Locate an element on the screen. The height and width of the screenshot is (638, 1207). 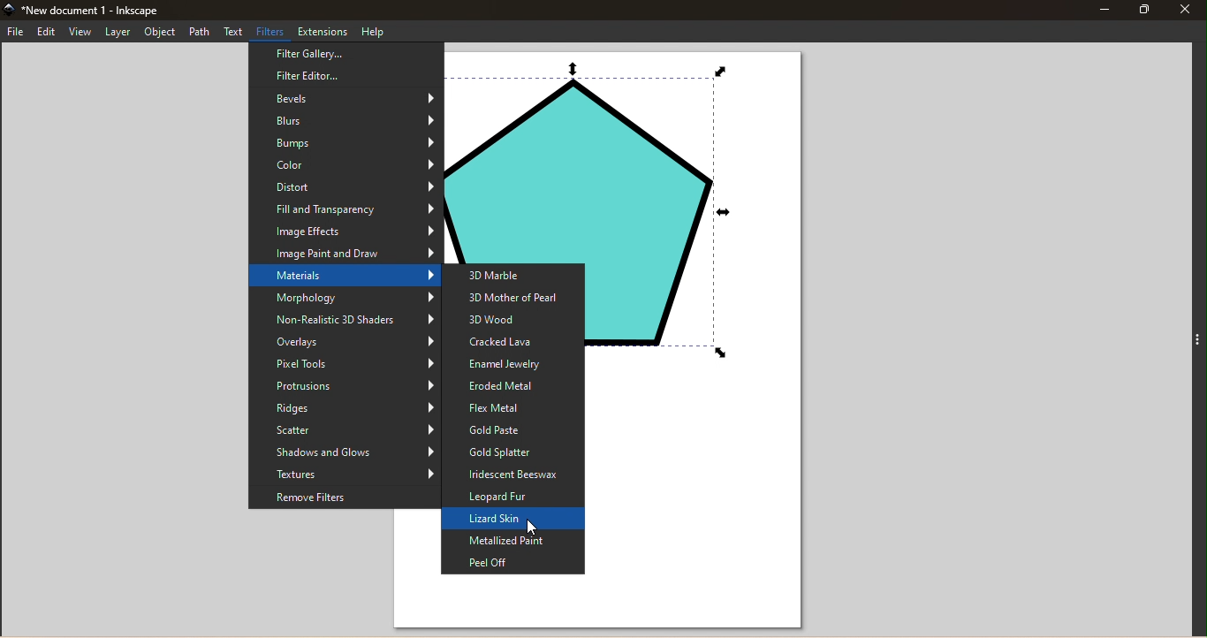
Non-Realistic 3D Shaders is located at coordinates (345, 321).